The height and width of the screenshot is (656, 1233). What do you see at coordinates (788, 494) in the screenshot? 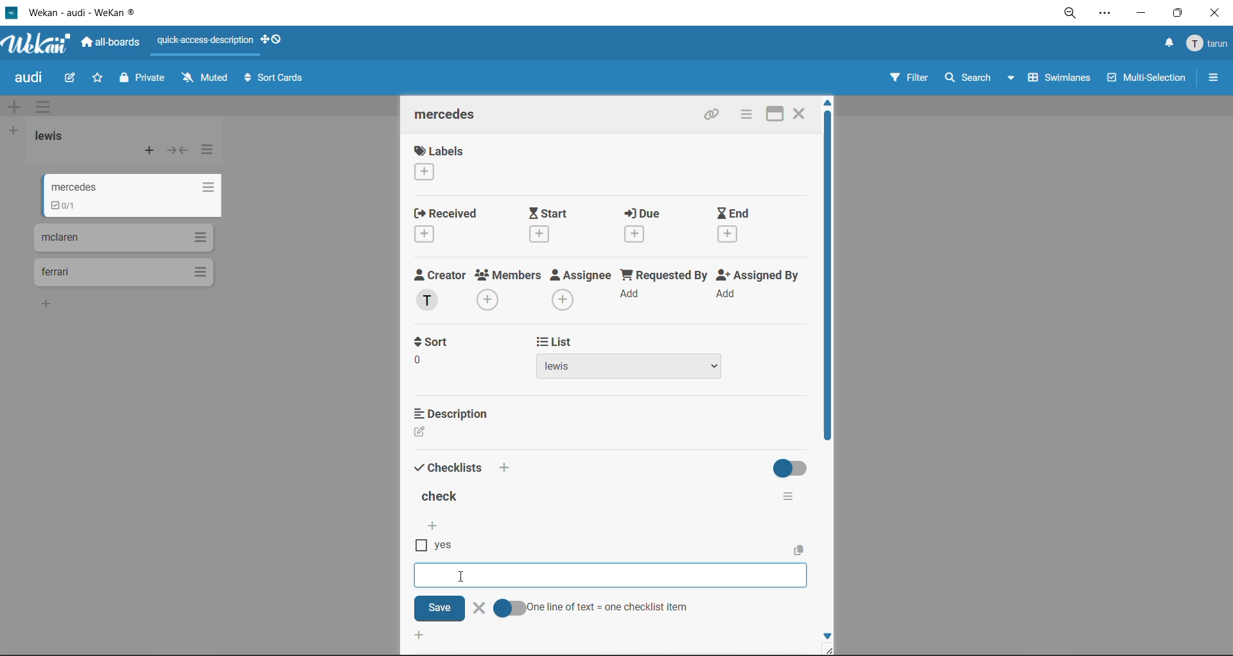
I see `checklist options` at bounding box center [788, 494].